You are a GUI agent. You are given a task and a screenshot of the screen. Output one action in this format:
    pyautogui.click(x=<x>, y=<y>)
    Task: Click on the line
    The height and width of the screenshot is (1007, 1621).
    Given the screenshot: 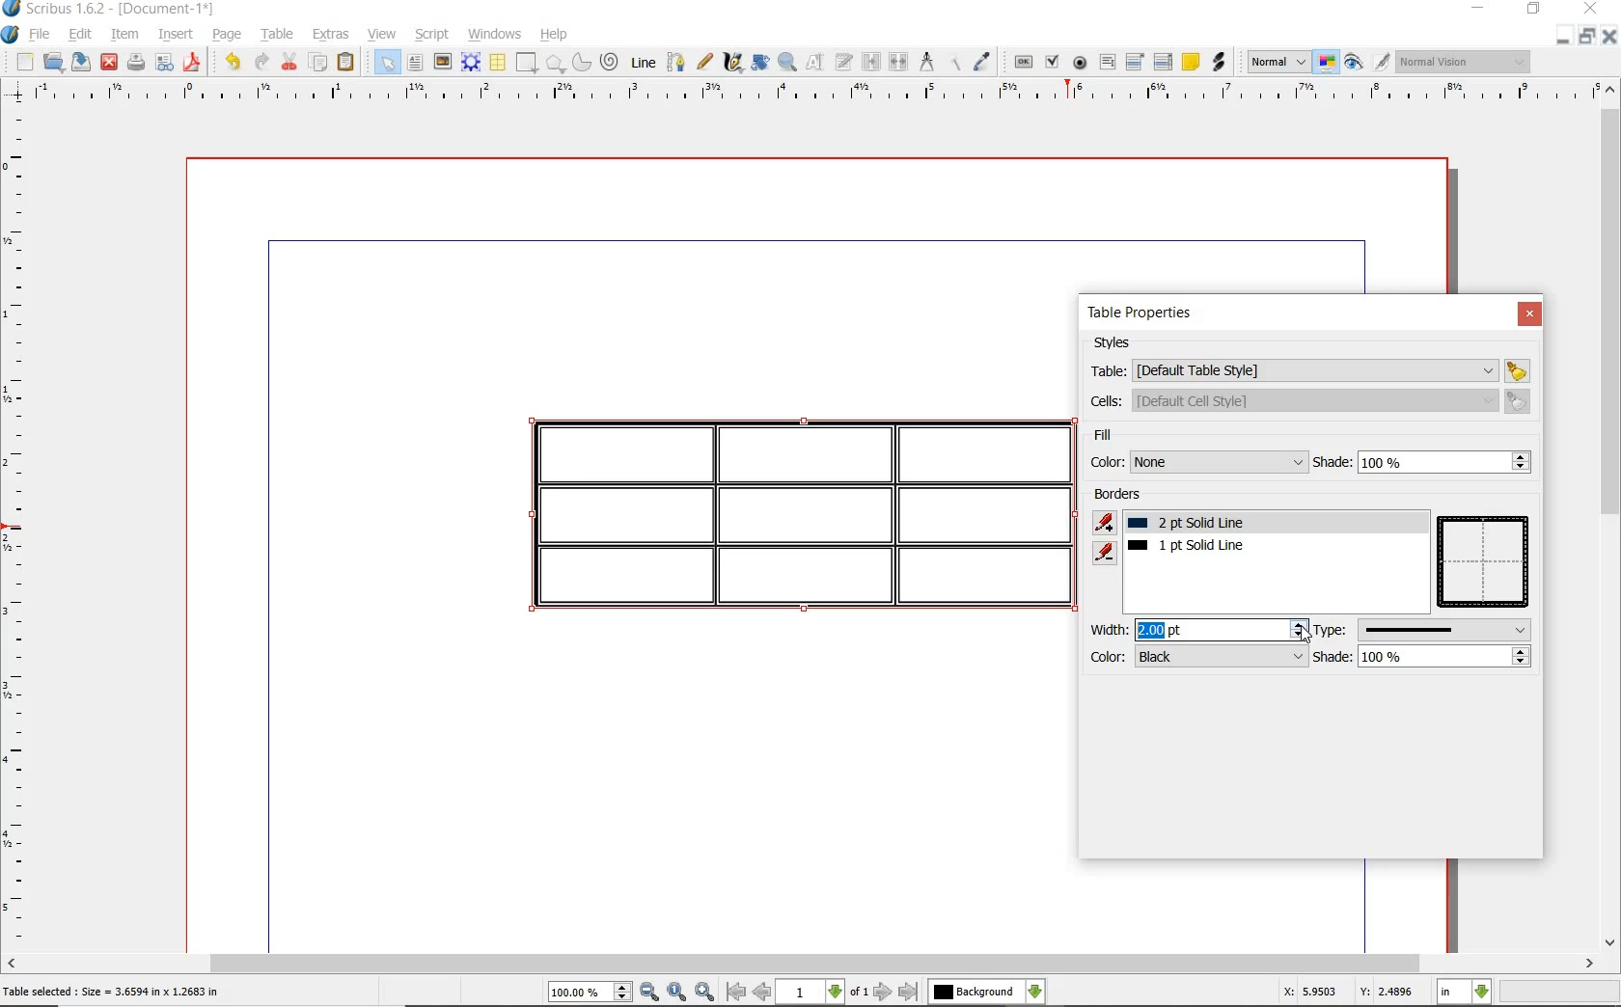 What is the action you would take?
    pyautogui.click(x=643, y=62)
    